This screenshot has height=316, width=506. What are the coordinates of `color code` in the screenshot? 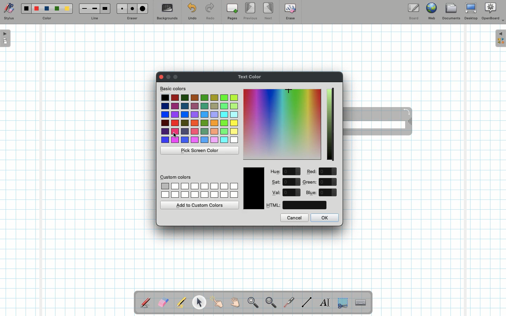 It's located at (304, 205).